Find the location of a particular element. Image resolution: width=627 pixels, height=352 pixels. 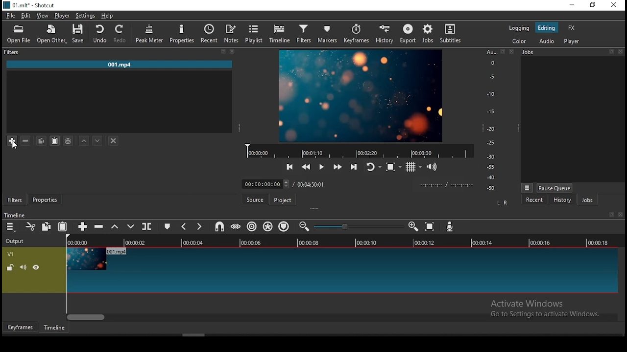

filters is located at coordinates (11, 53).